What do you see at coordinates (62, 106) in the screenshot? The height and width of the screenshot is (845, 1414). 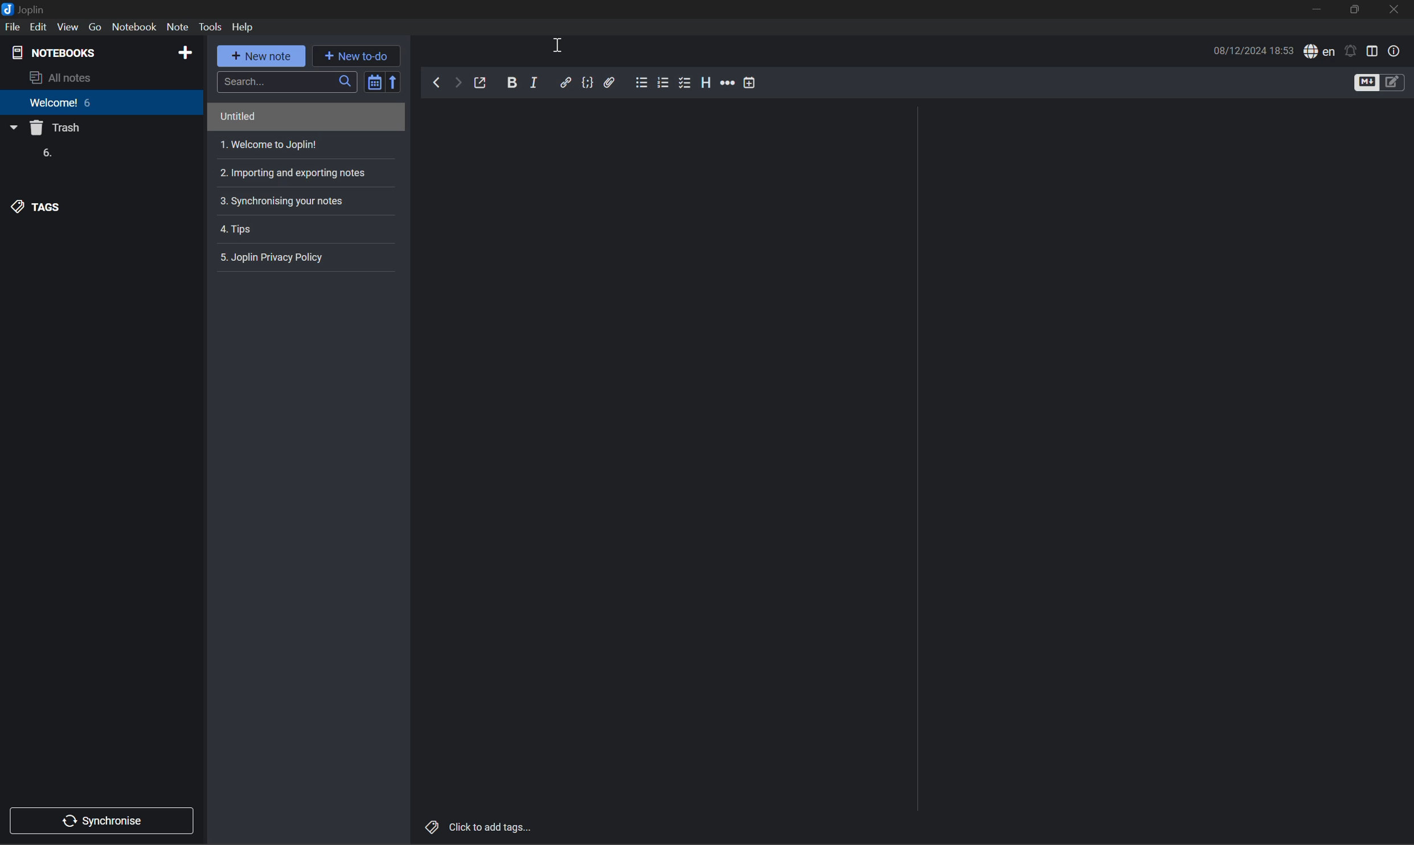 I see `Welcome 6` at bounding box center [62, 106].